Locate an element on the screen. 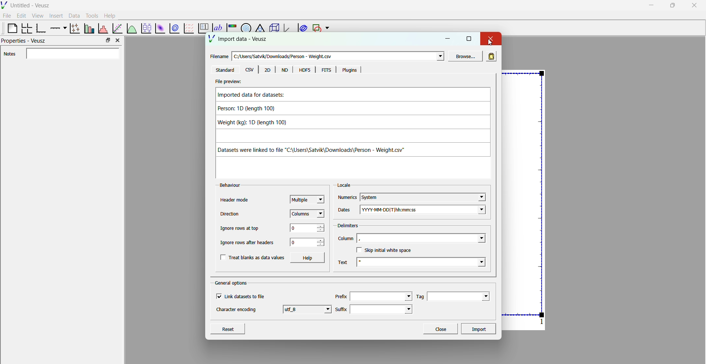  Multiple - dropdown is located at coordinates (307, 199).